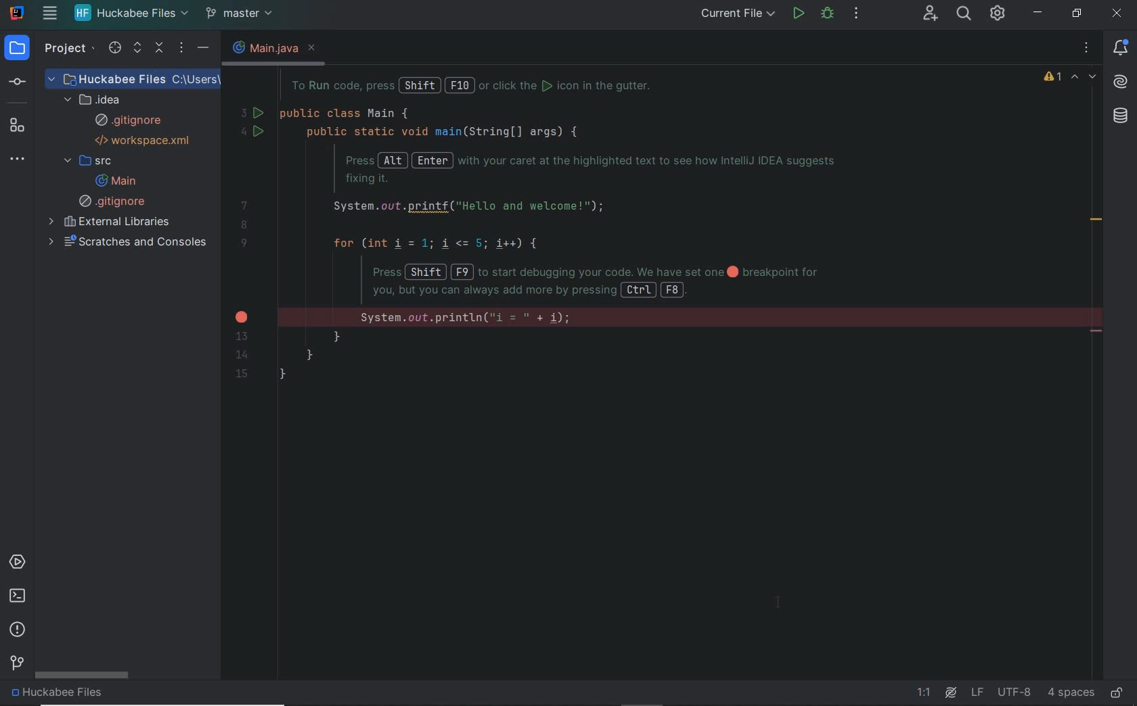  Describe the element at coordinates (160, 49) in the screenshot. I see `collapse all` at that location.